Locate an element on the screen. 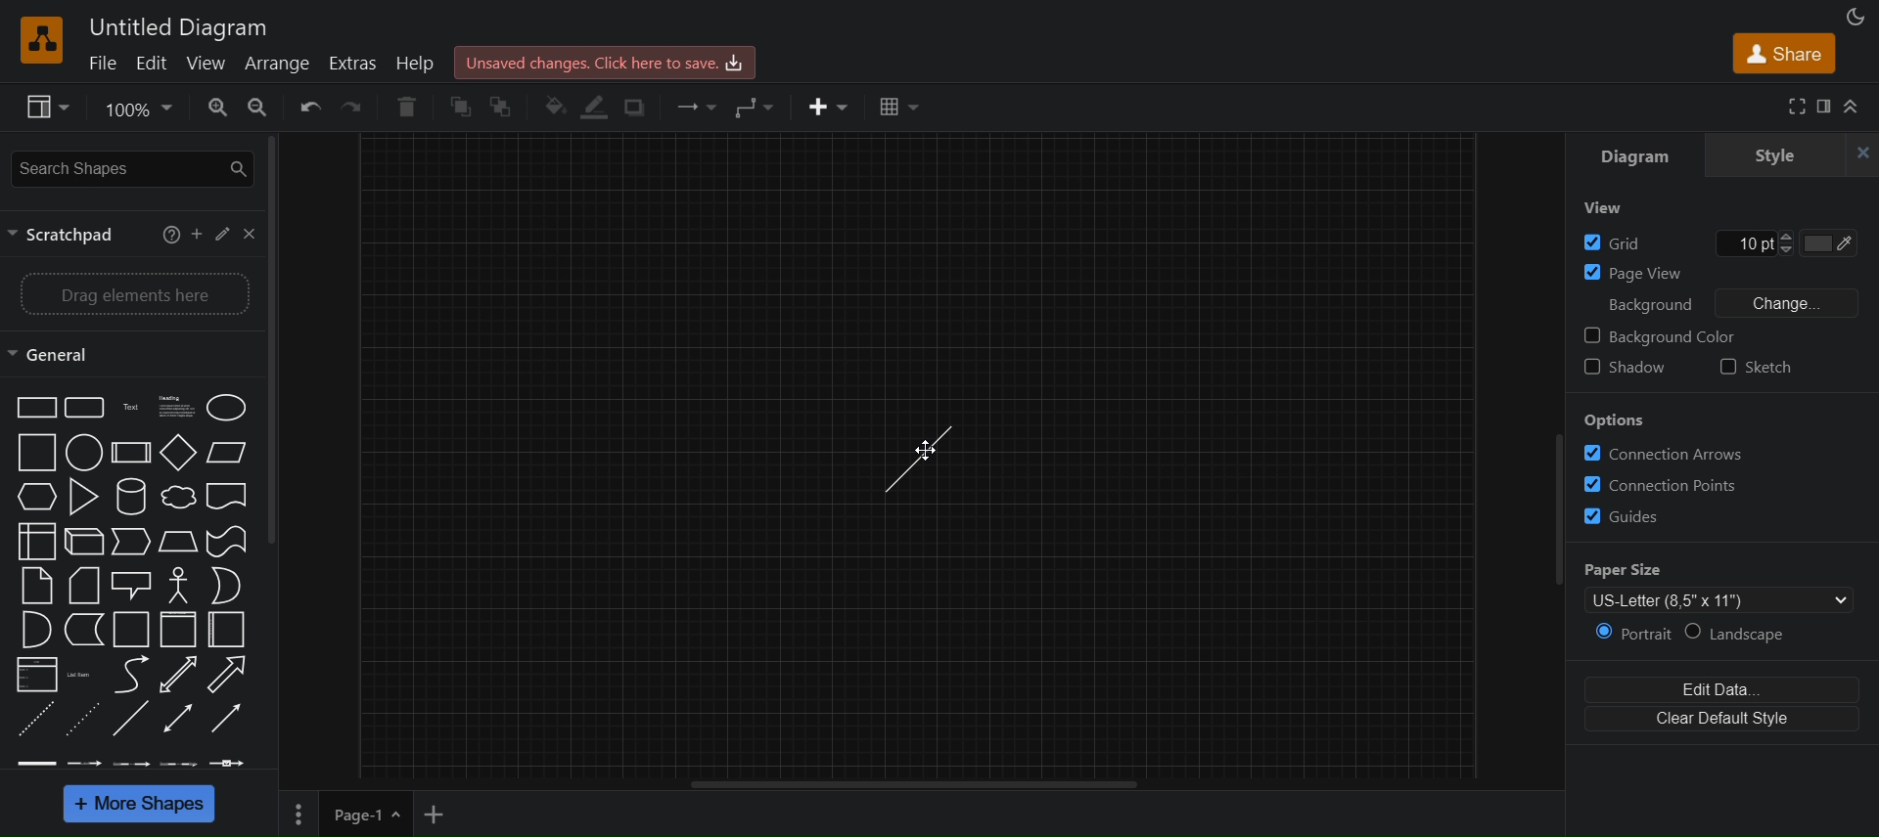 The height and width of the screenshot is (837, 1879). connection points is located at coordinates (1666, 482).